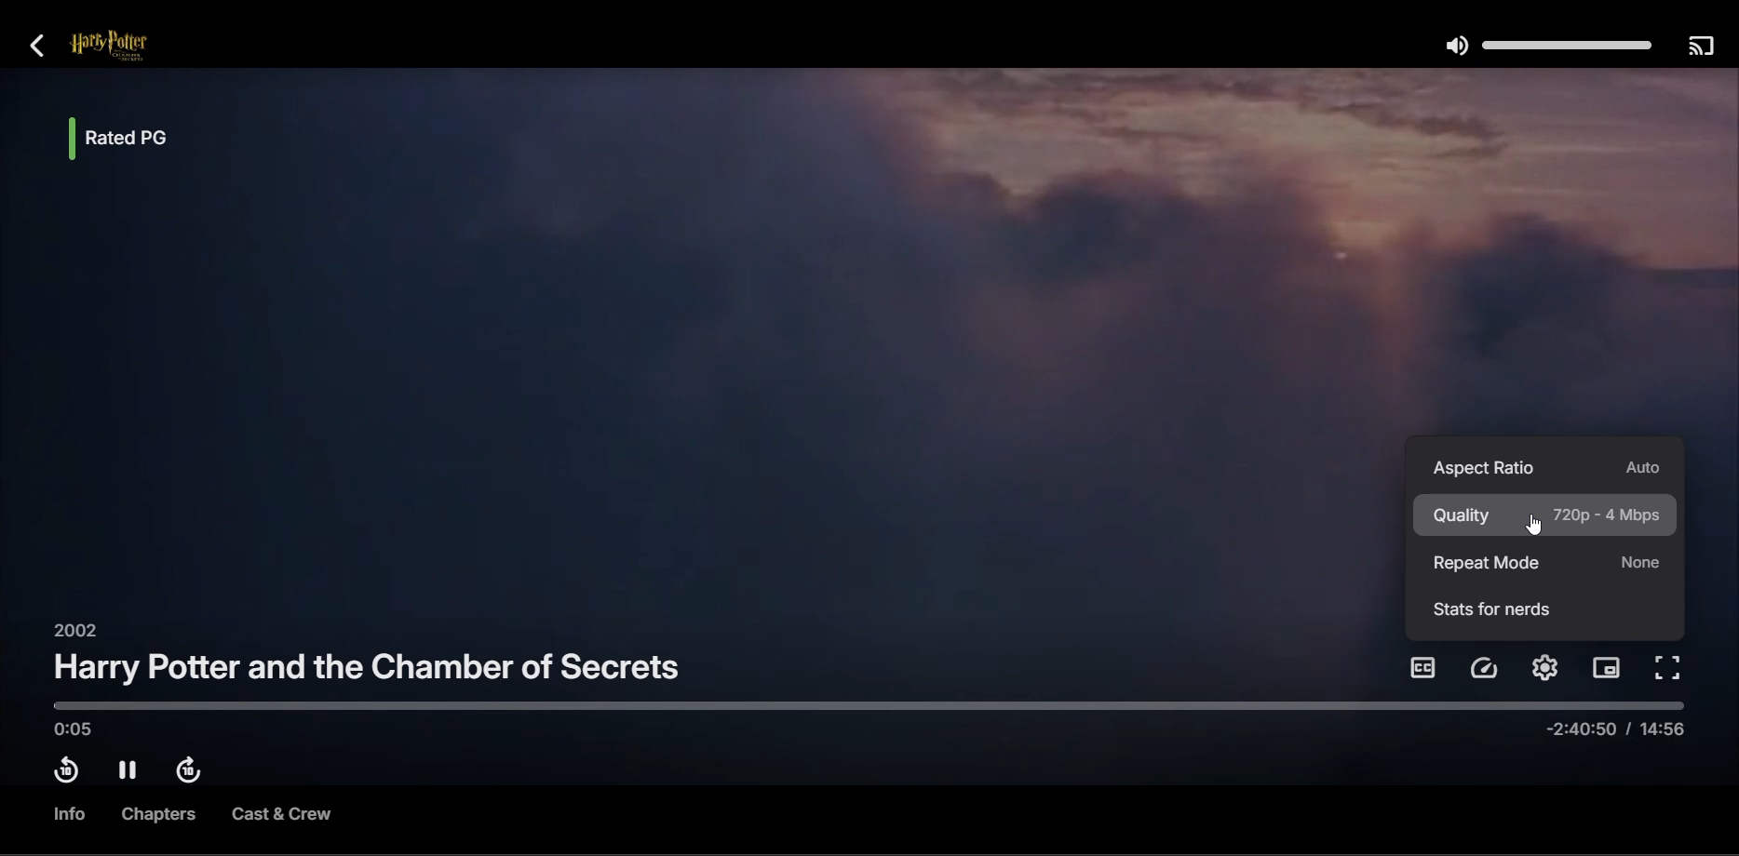 The image size is (1739, 856). I want to click on Aspect Ratio, so click(1546, 465).